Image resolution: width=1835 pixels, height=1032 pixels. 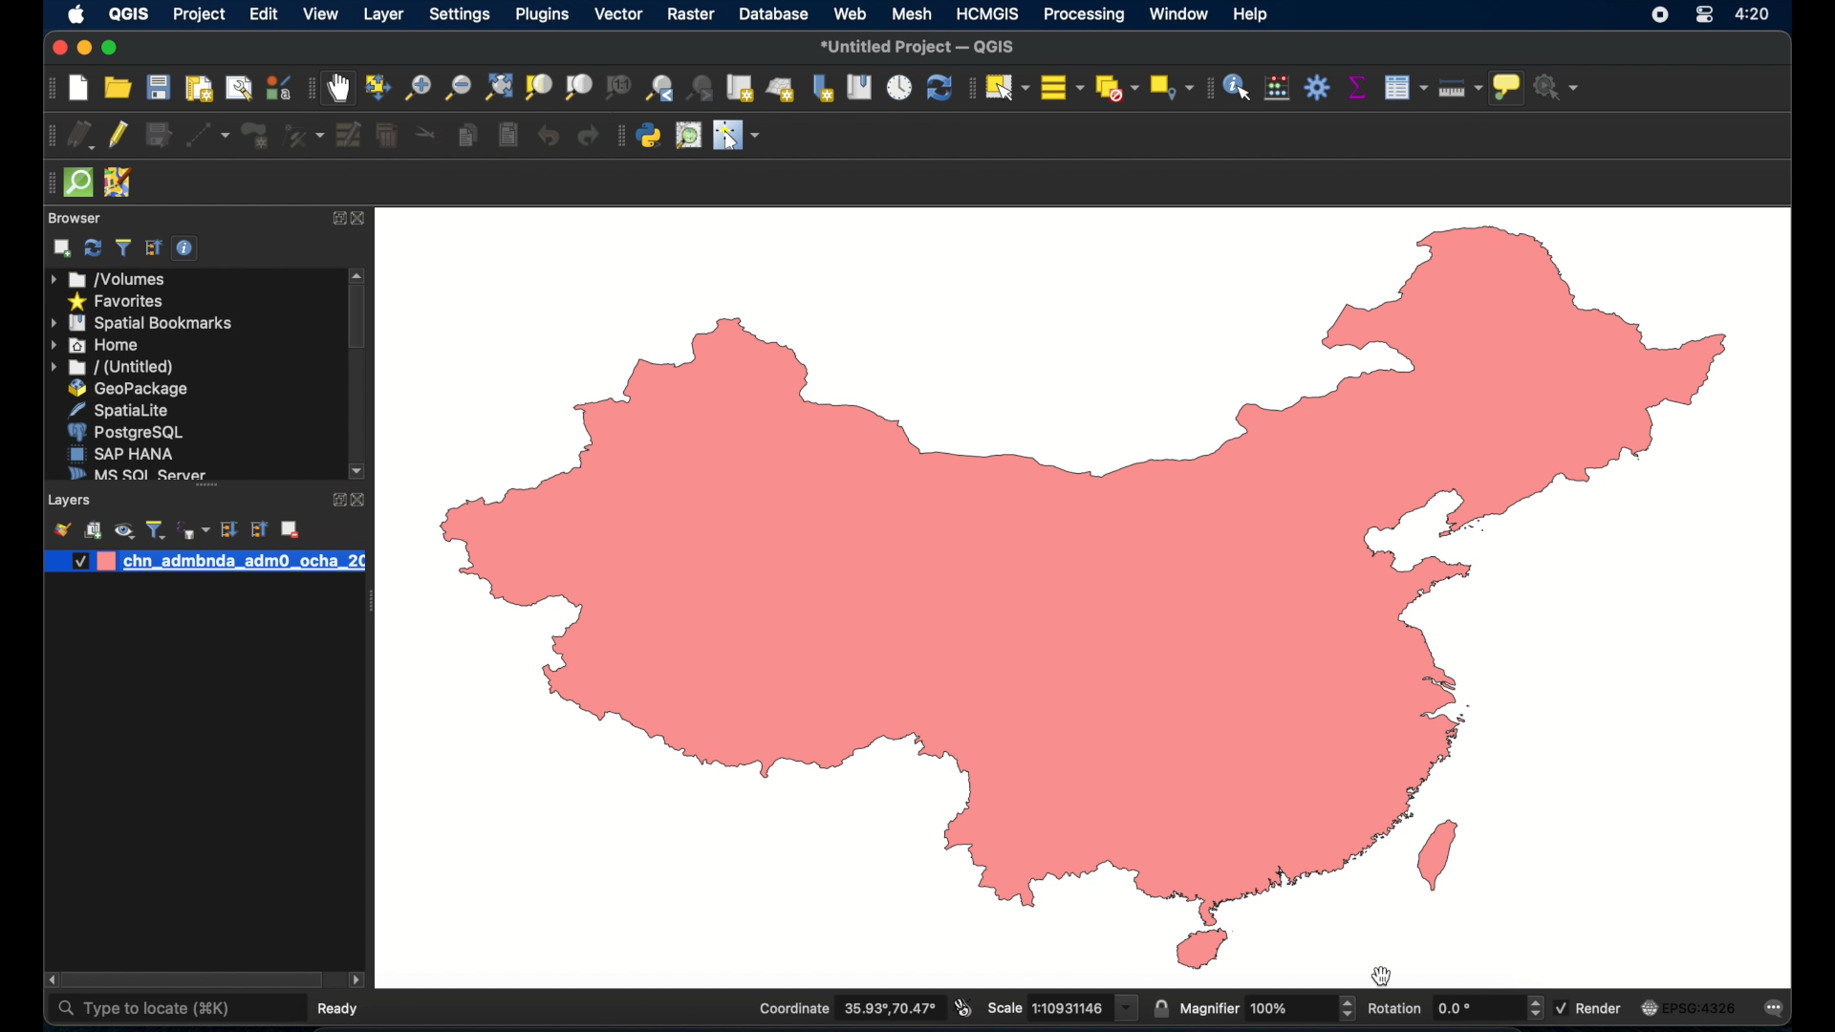 What do you see at coordinates (110, 367) in the screenshot?
I see `untitled menu` at bounding box center [110, 367].